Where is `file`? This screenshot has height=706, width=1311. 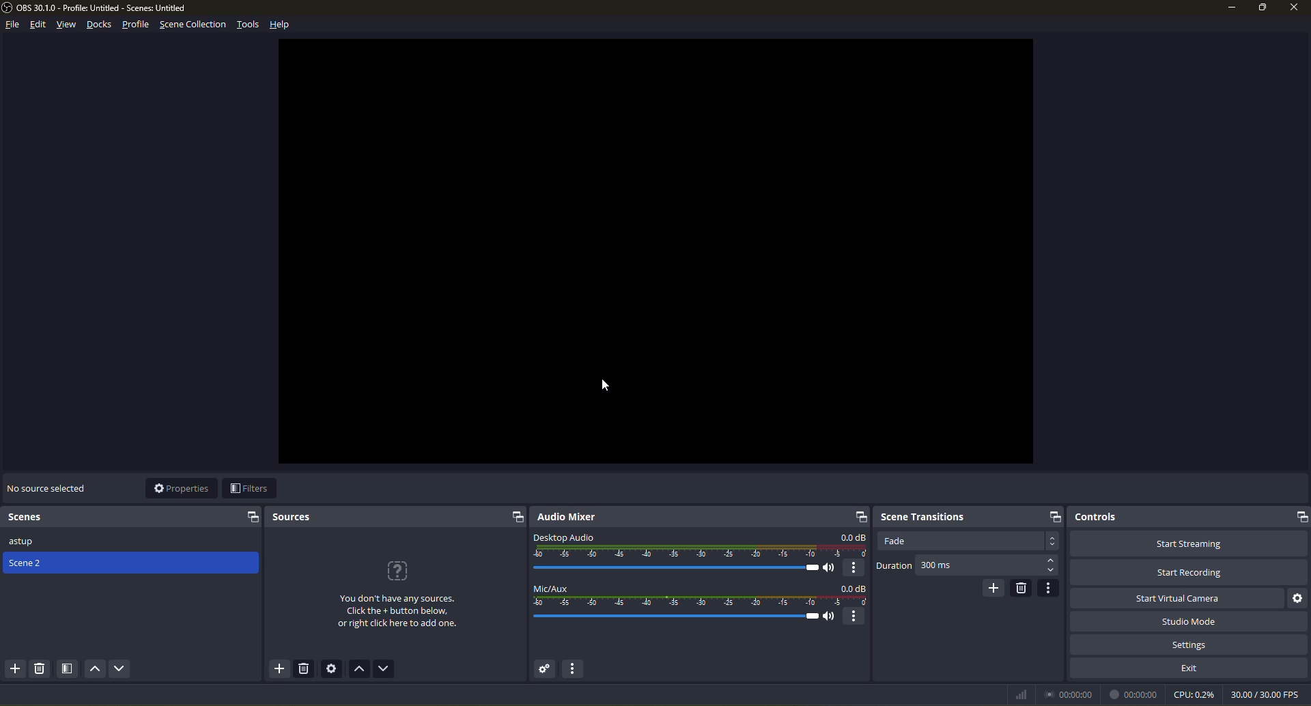 file is located at coordinates (14, 24).